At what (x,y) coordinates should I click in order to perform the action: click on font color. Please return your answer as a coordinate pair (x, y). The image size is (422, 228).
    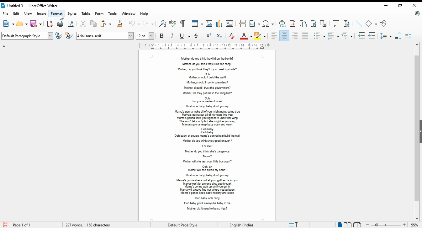
    Looking at the image, I should click on (246, 36).